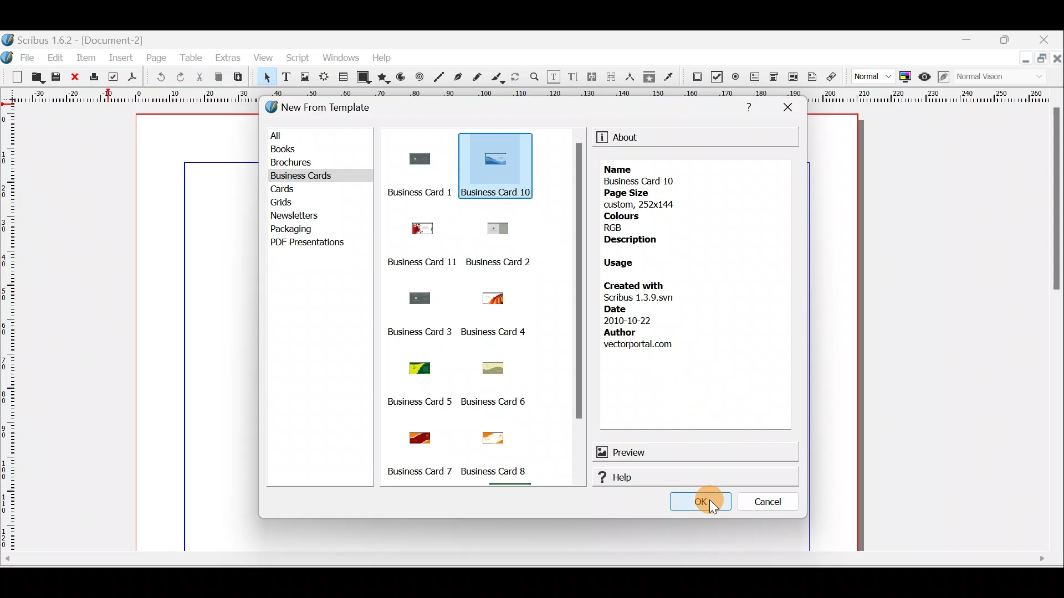 Image resolution: width=1064 pixels, height=598 pixels. What do you see at coordinates (364, 78) in the screenshot?
I see `Shape` at bounding box center [364, 78].